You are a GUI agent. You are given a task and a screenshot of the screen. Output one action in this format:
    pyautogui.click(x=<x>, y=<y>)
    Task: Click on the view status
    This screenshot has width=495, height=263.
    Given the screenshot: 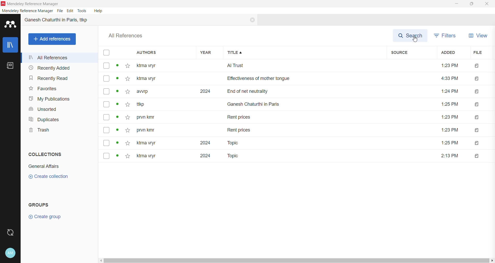 What is the action you would take?
    pyautogui.click(x=118, y=156)
    